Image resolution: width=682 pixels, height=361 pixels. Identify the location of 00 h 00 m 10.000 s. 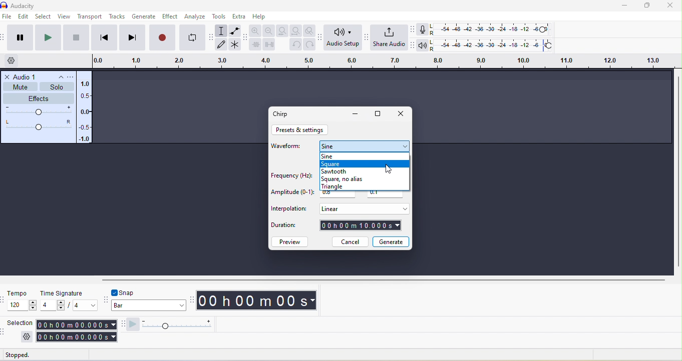
(361, 226).